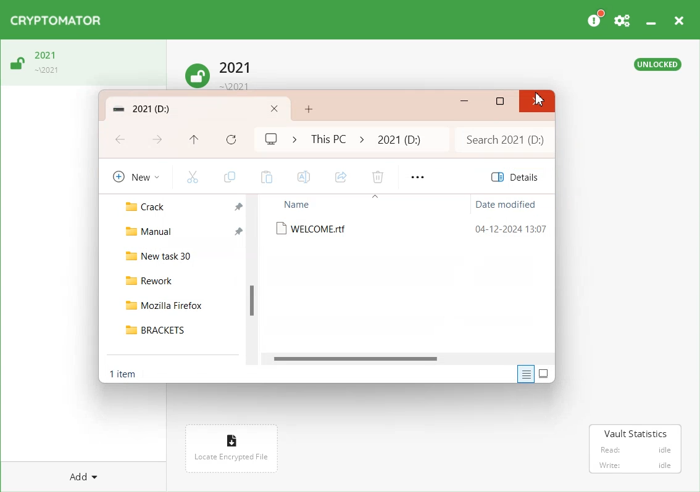 This screenshot has width=700, height=492. What do you see at coordinates (35, 60) in the screenshot?
I see `Unlock Vault` at bounding box center [35, 60].